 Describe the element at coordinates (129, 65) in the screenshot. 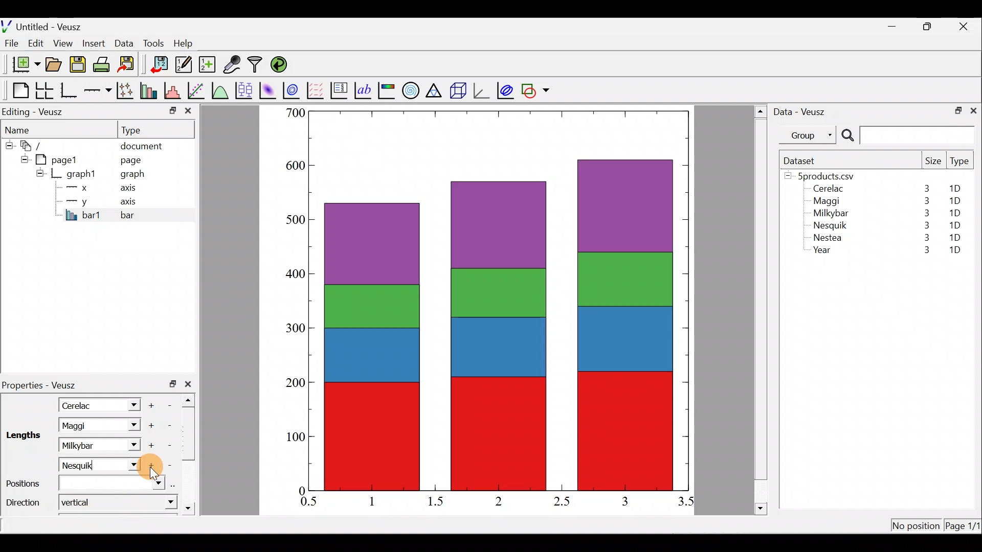

I see `Export to graphics format` at that location.